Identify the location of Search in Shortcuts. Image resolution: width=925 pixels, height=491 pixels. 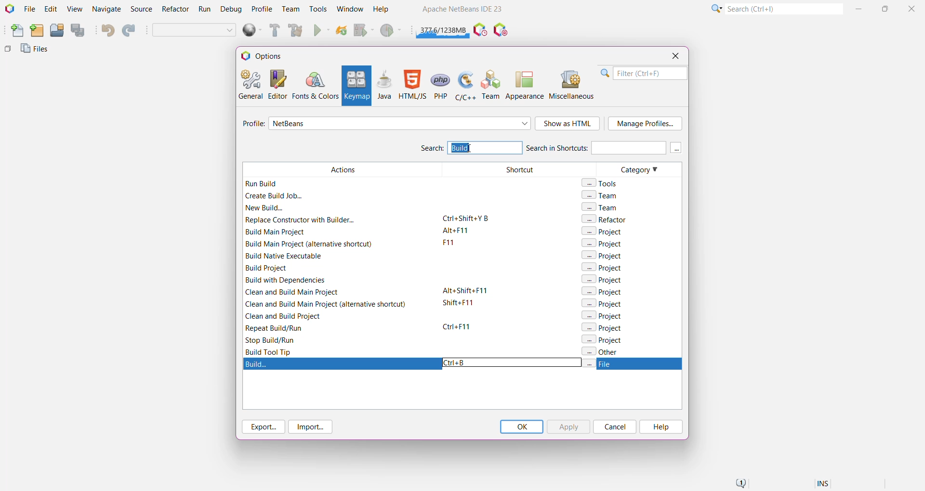
(595, 147).